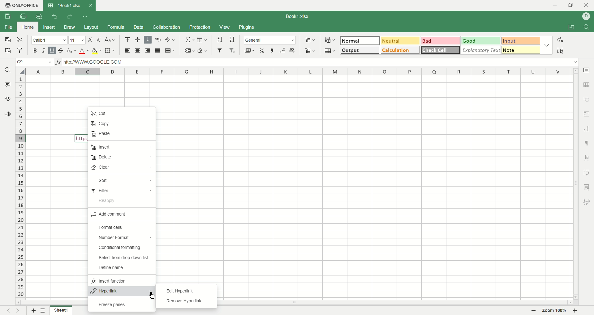 The width and height of the screenshot is (594, 315). Describe the element at coordinates (20, 51) in the screenshot. I see `copy style` at that location.